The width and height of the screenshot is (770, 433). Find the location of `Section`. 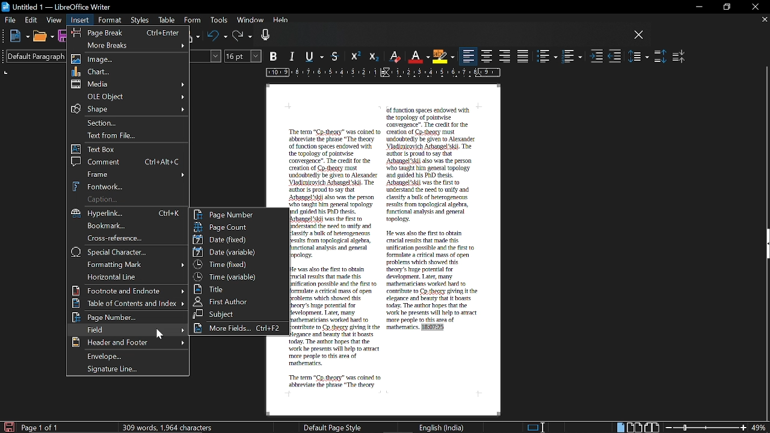

Section is located at coordinates (130, 122).